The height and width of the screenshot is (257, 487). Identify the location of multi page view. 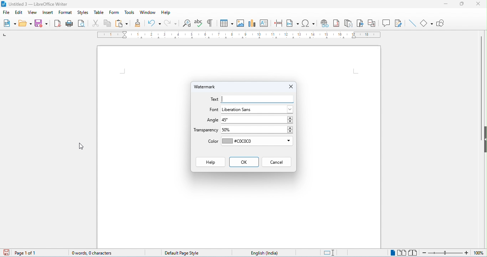
(403, 253).